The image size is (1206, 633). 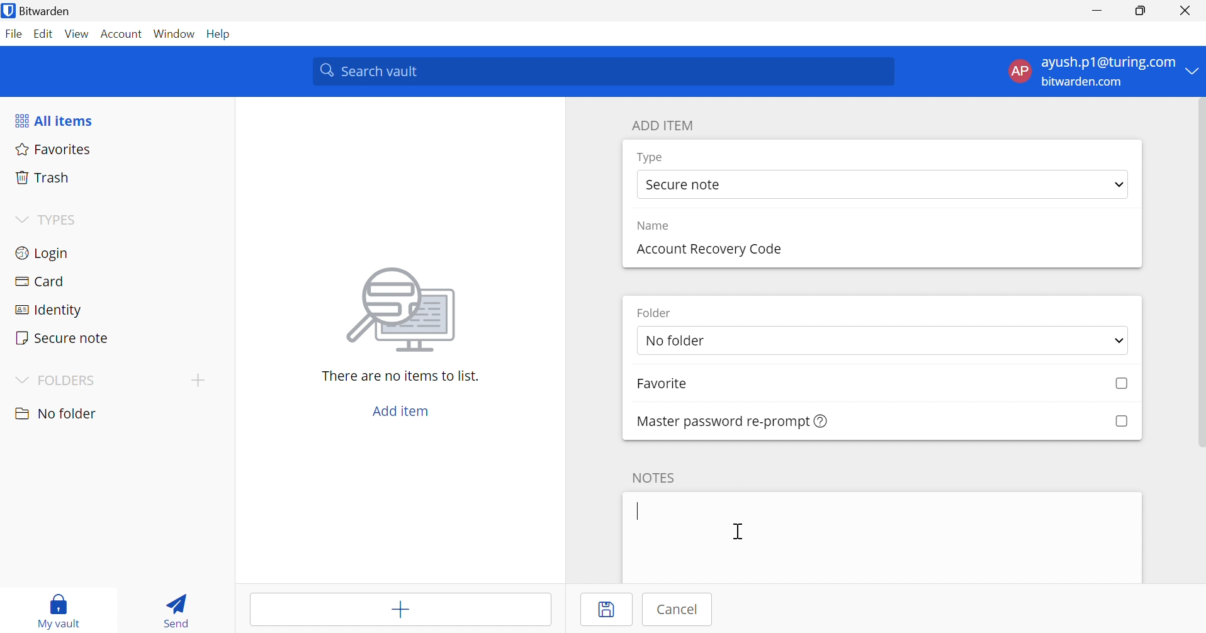 What do you see at coordinates (821, 422) in the screenshot?
I see `info` at bounding box center [821, 422].